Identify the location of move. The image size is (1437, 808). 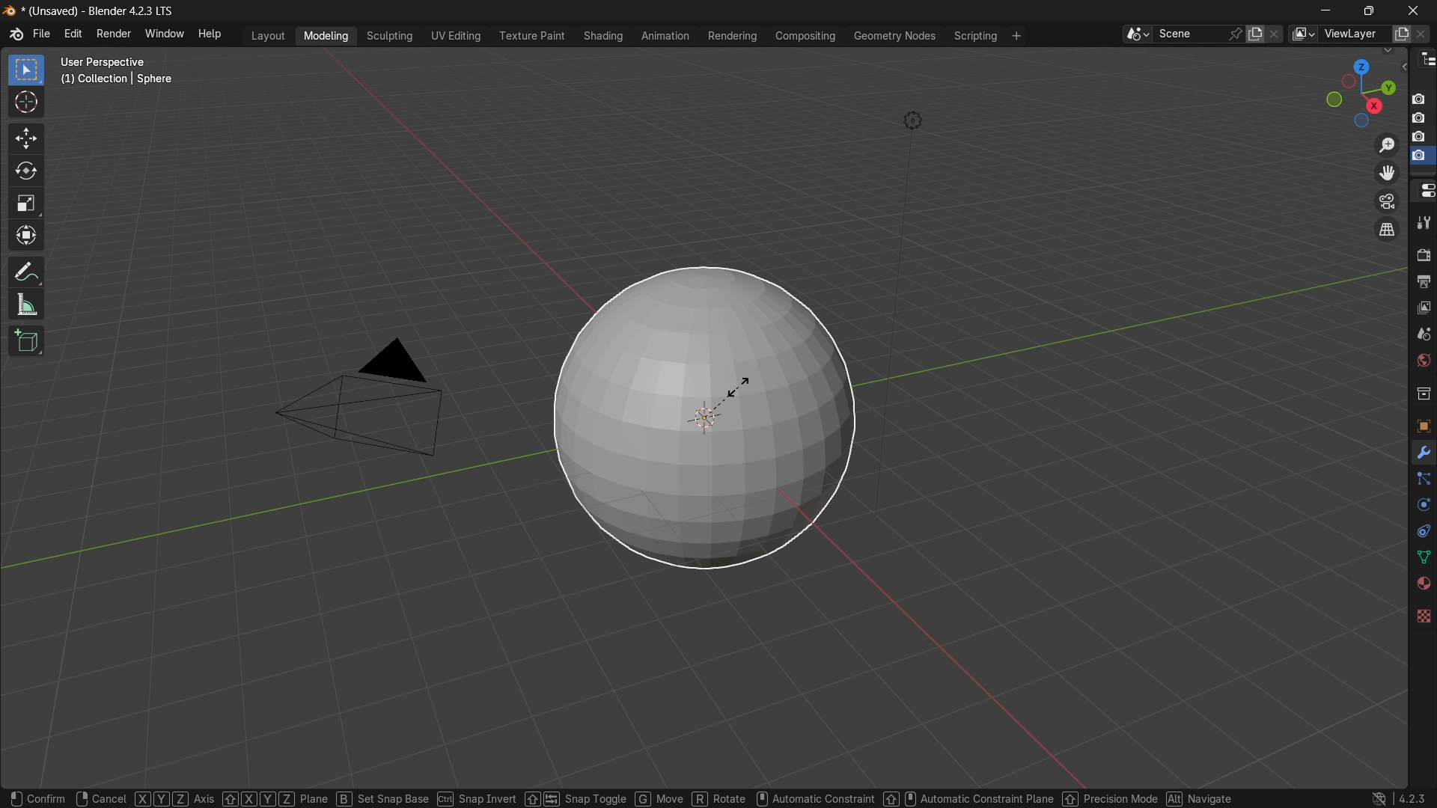
(25, 138).